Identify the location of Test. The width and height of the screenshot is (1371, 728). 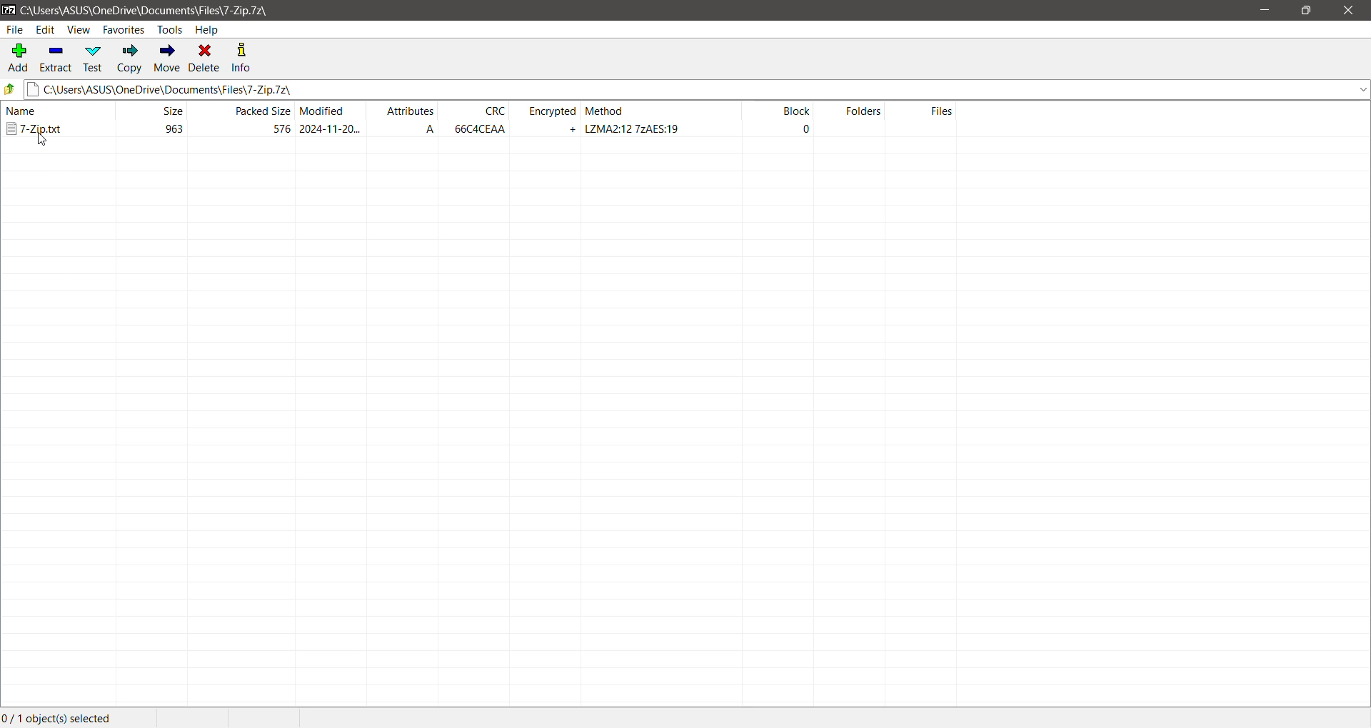
(92, 59).